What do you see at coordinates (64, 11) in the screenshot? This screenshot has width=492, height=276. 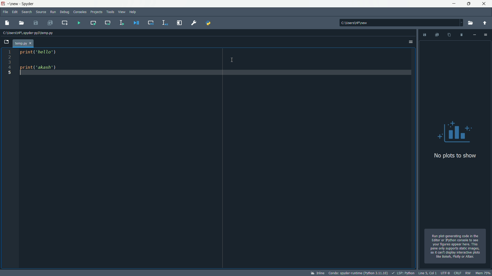 I see `debug menu` at bounding box center [64, 11].